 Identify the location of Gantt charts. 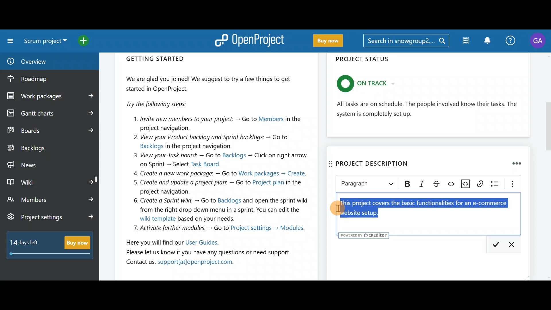
(49, 113).